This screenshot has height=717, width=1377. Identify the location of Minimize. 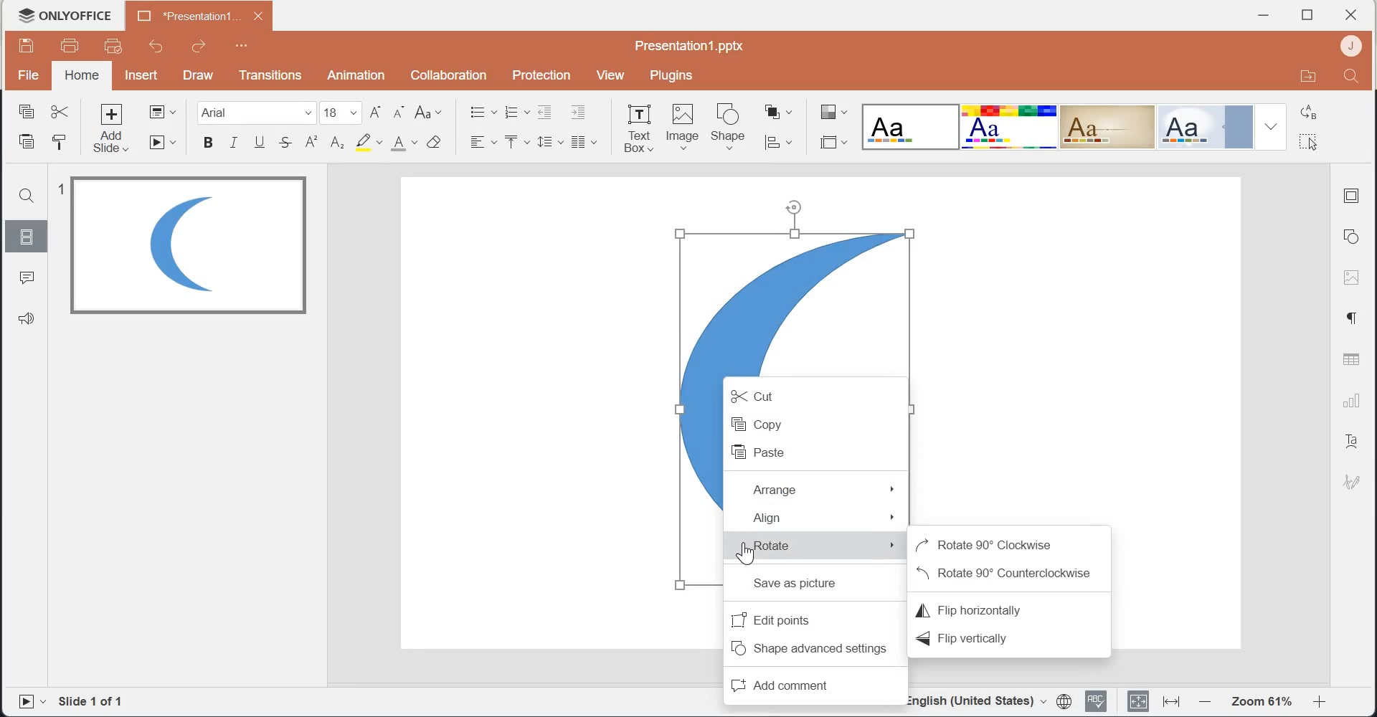
(1264, 16).